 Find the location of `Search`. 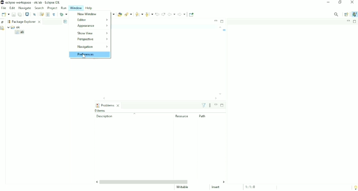

Search is located at coordinates (40, 8).